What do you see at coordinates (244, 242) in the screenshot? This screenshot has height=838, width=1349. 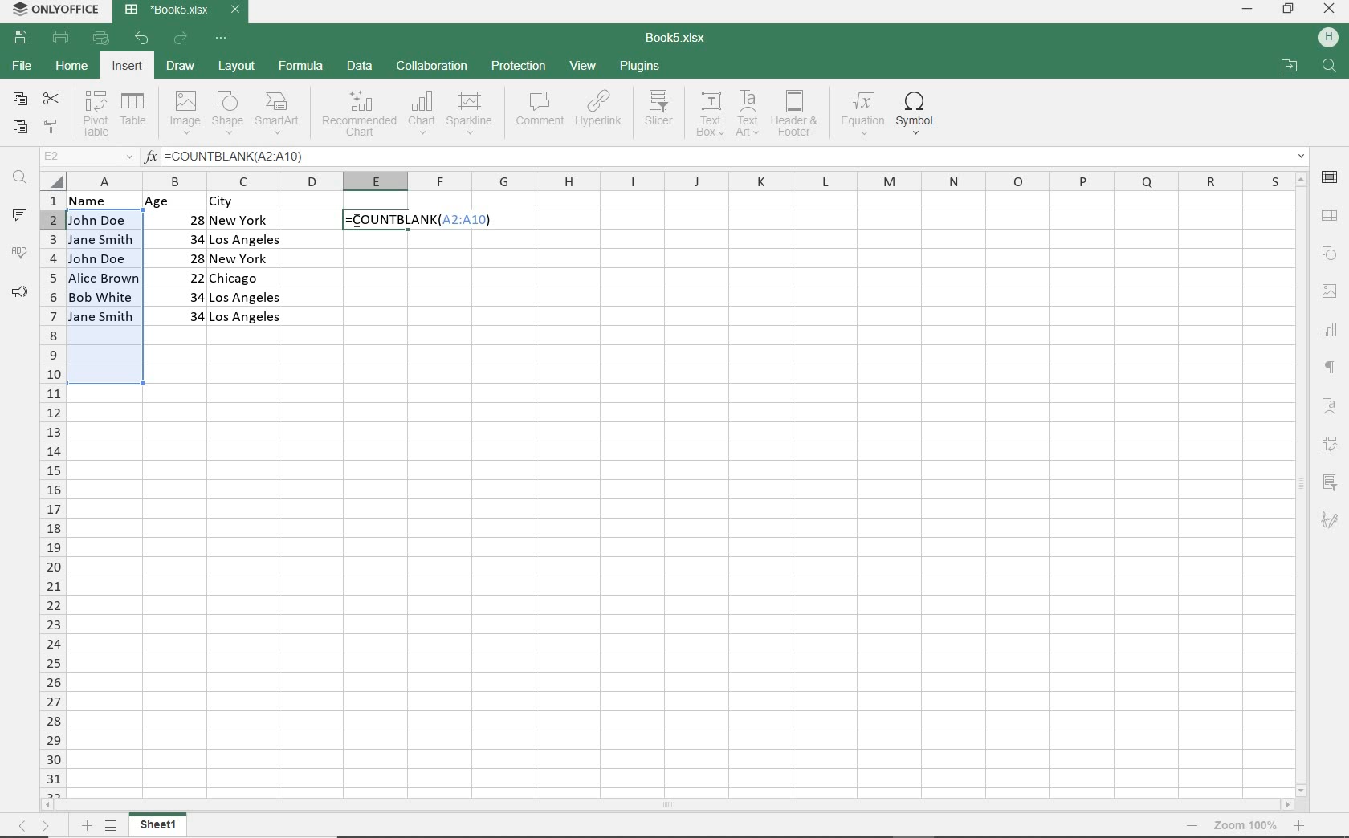 I see `Los Angeles` at bounding box center [244, 242].